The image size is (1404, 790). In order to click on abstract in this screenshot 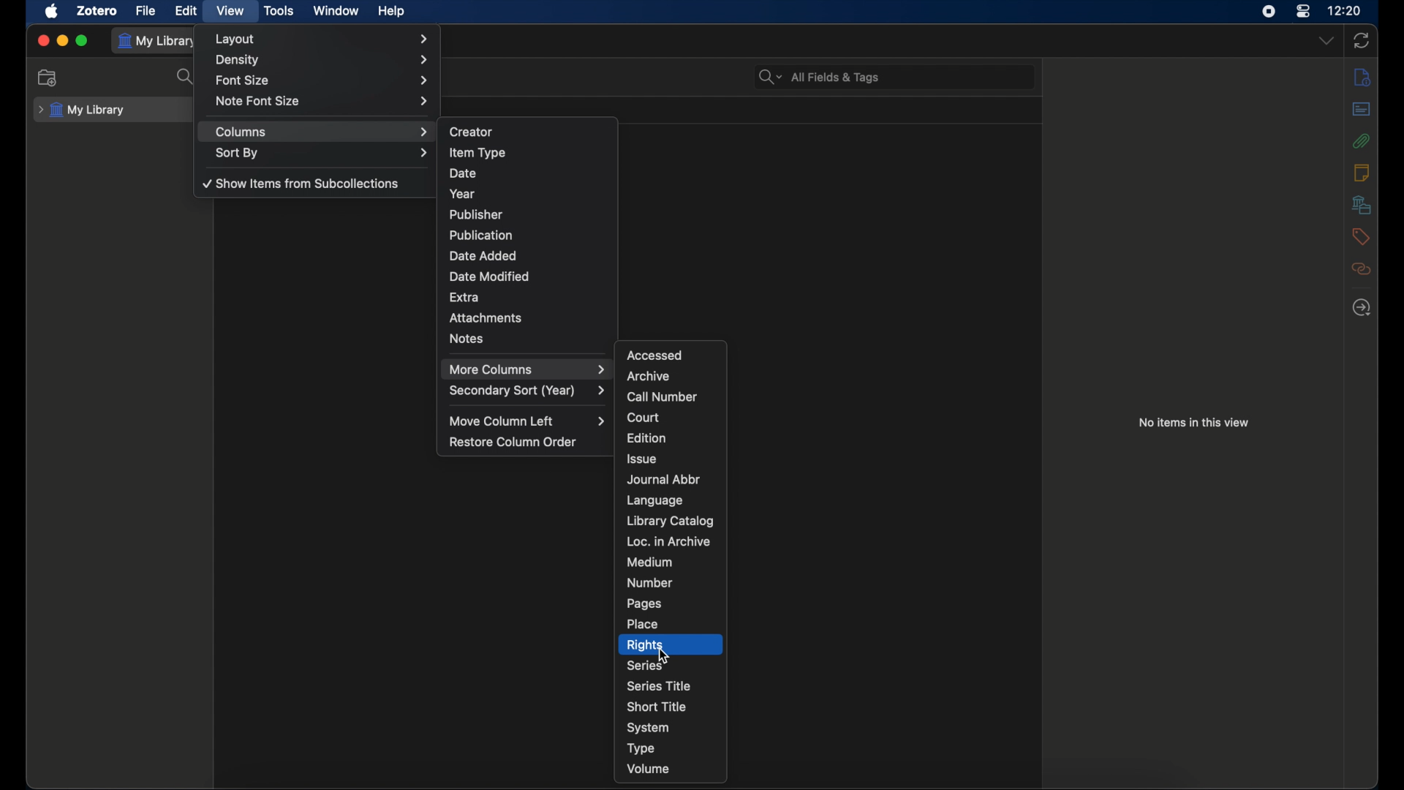, I will do `click(1361, 110)`.